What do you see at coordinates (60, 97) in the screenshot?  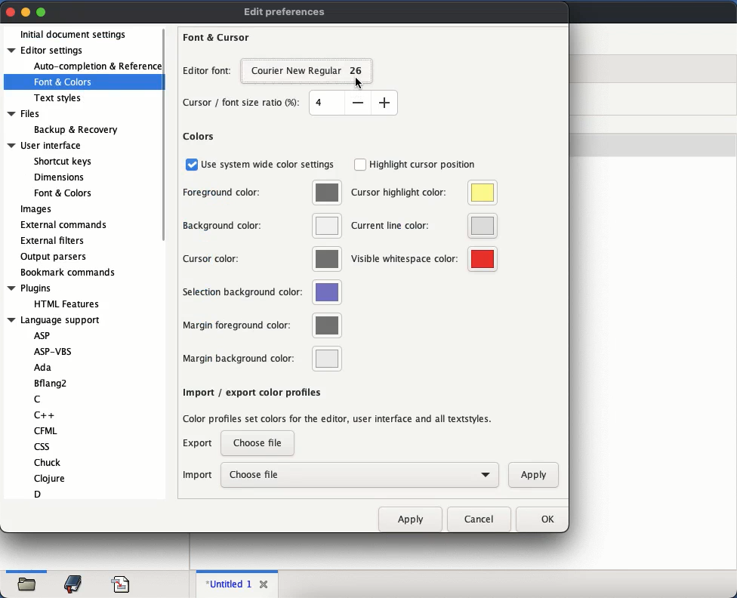 I see `text styles` at bounding box center [60, 97].